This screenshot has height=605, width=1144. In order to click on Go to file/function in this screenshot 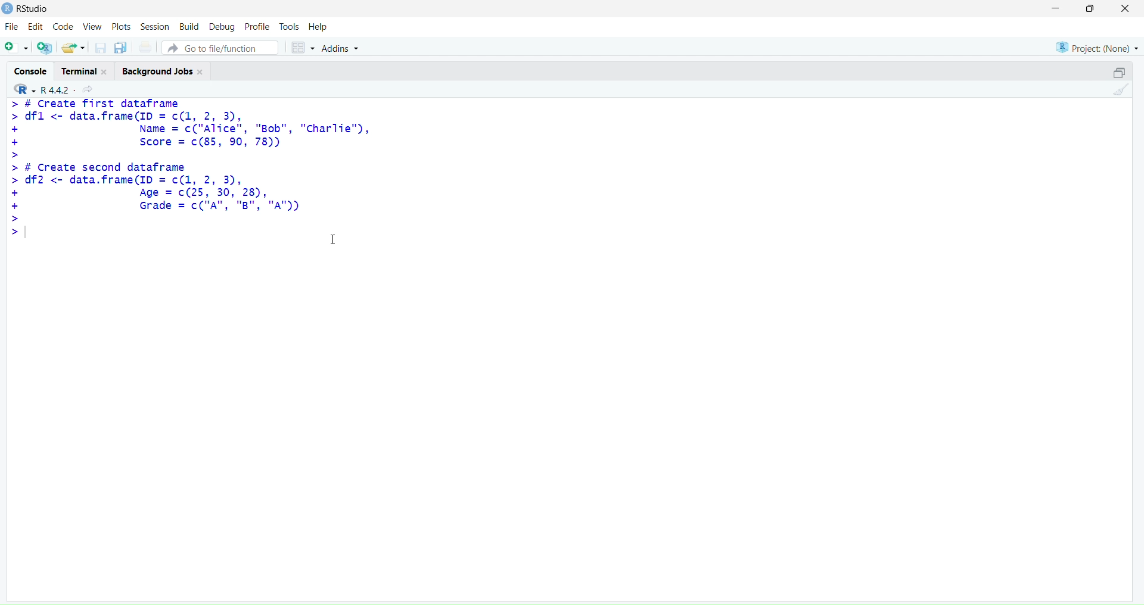, I will do `click(220, 48)`.